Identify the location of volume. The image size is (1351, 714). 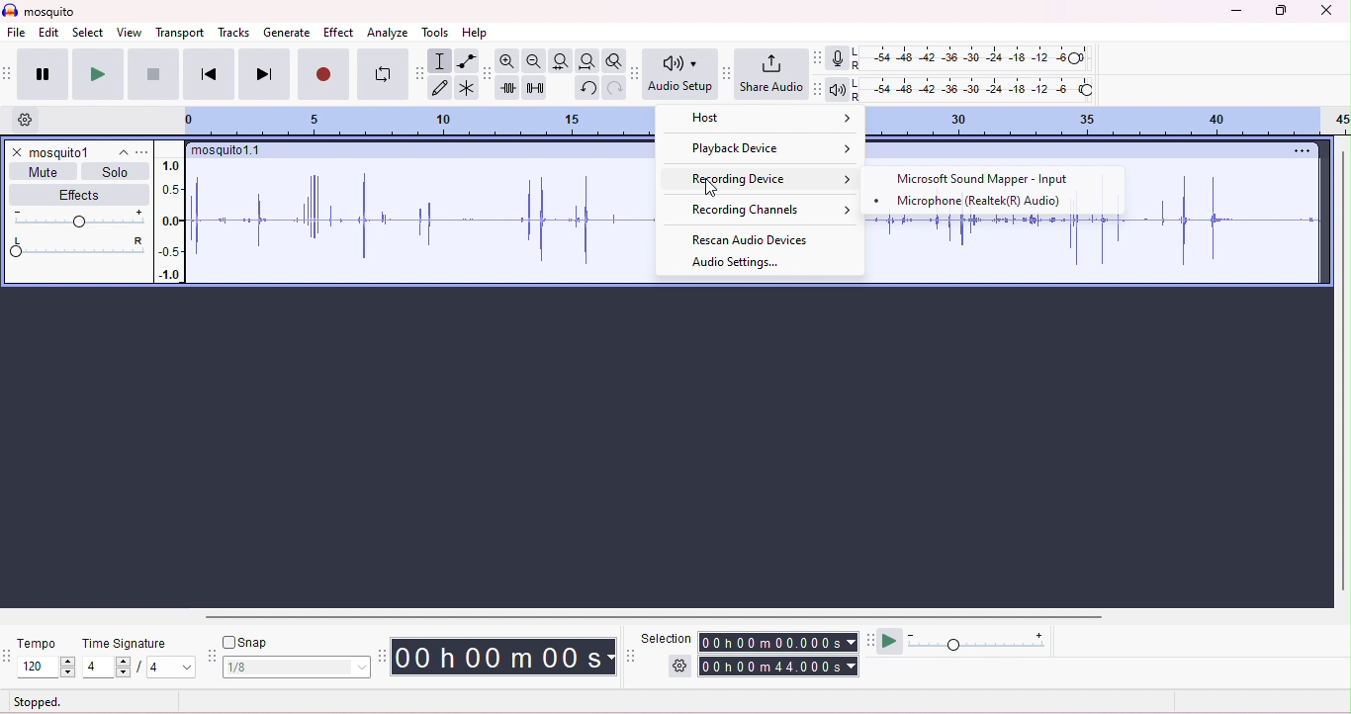
(76, 218).